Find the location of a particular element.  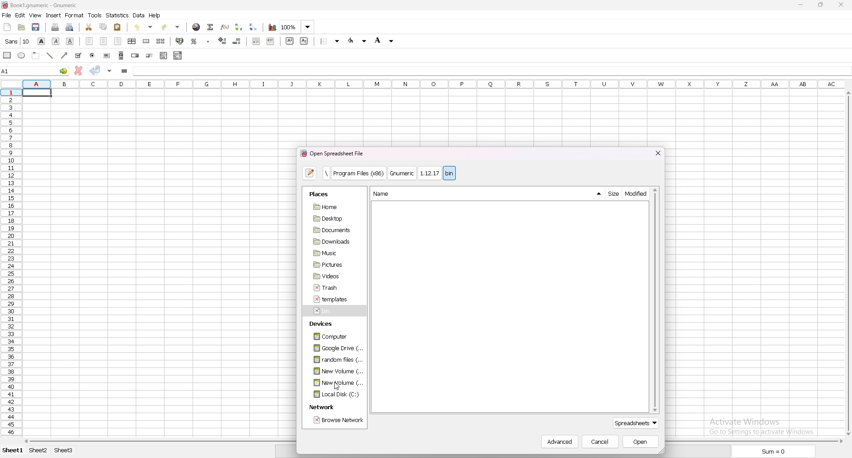

percentage is located at coordinates (194, 41).